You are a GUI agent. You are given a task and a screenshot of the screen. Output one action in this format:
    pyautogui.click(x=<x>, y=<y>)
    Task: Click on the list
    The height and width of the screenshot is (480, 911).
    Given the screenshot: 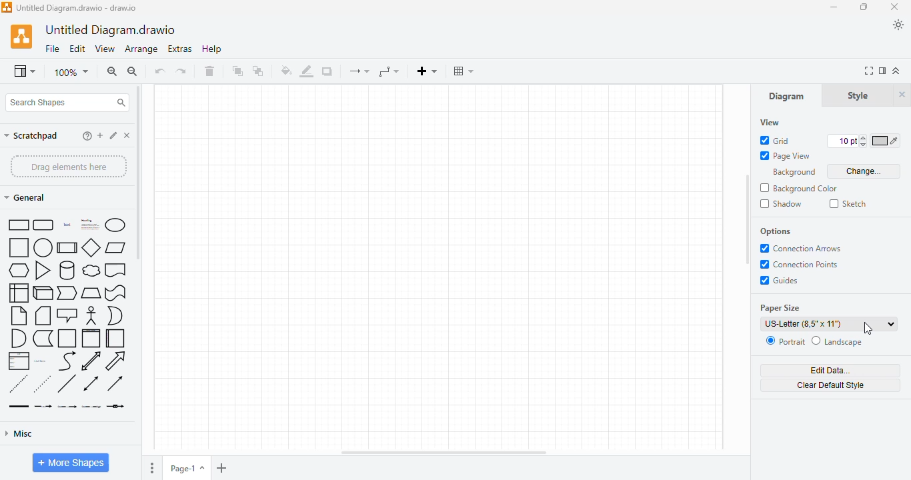 What is the action you would take?
    pyautogui.click(x=19, y=361)
    